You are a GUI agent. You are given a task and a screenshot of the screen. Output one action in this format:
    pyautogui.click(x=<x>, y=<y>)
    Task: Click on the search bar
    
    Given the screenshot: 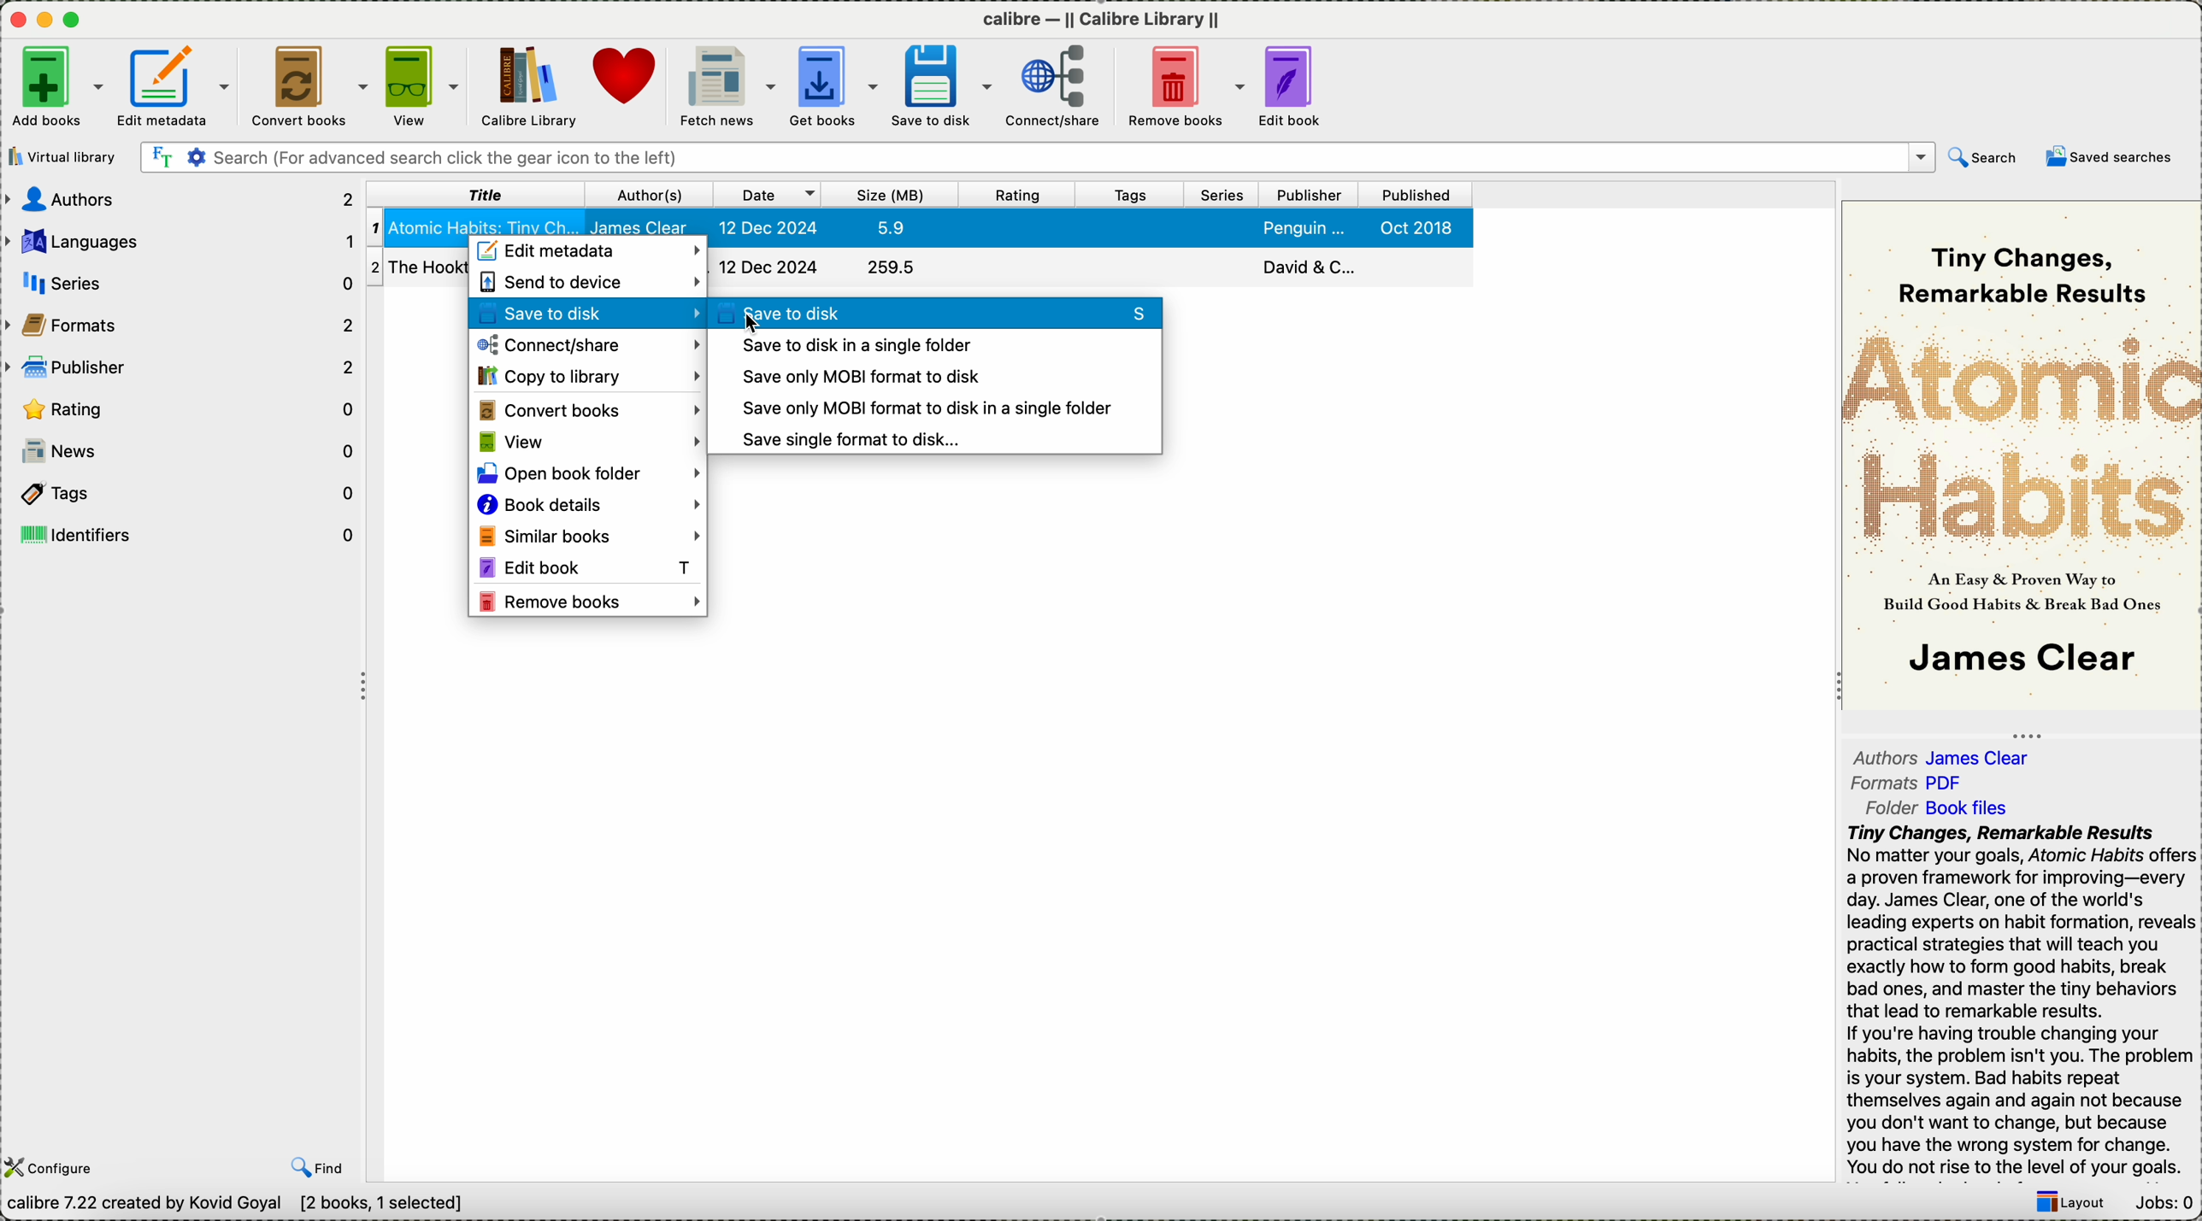 What is the action you would take?
    pyautogui.click(x=1035, y=158)
    